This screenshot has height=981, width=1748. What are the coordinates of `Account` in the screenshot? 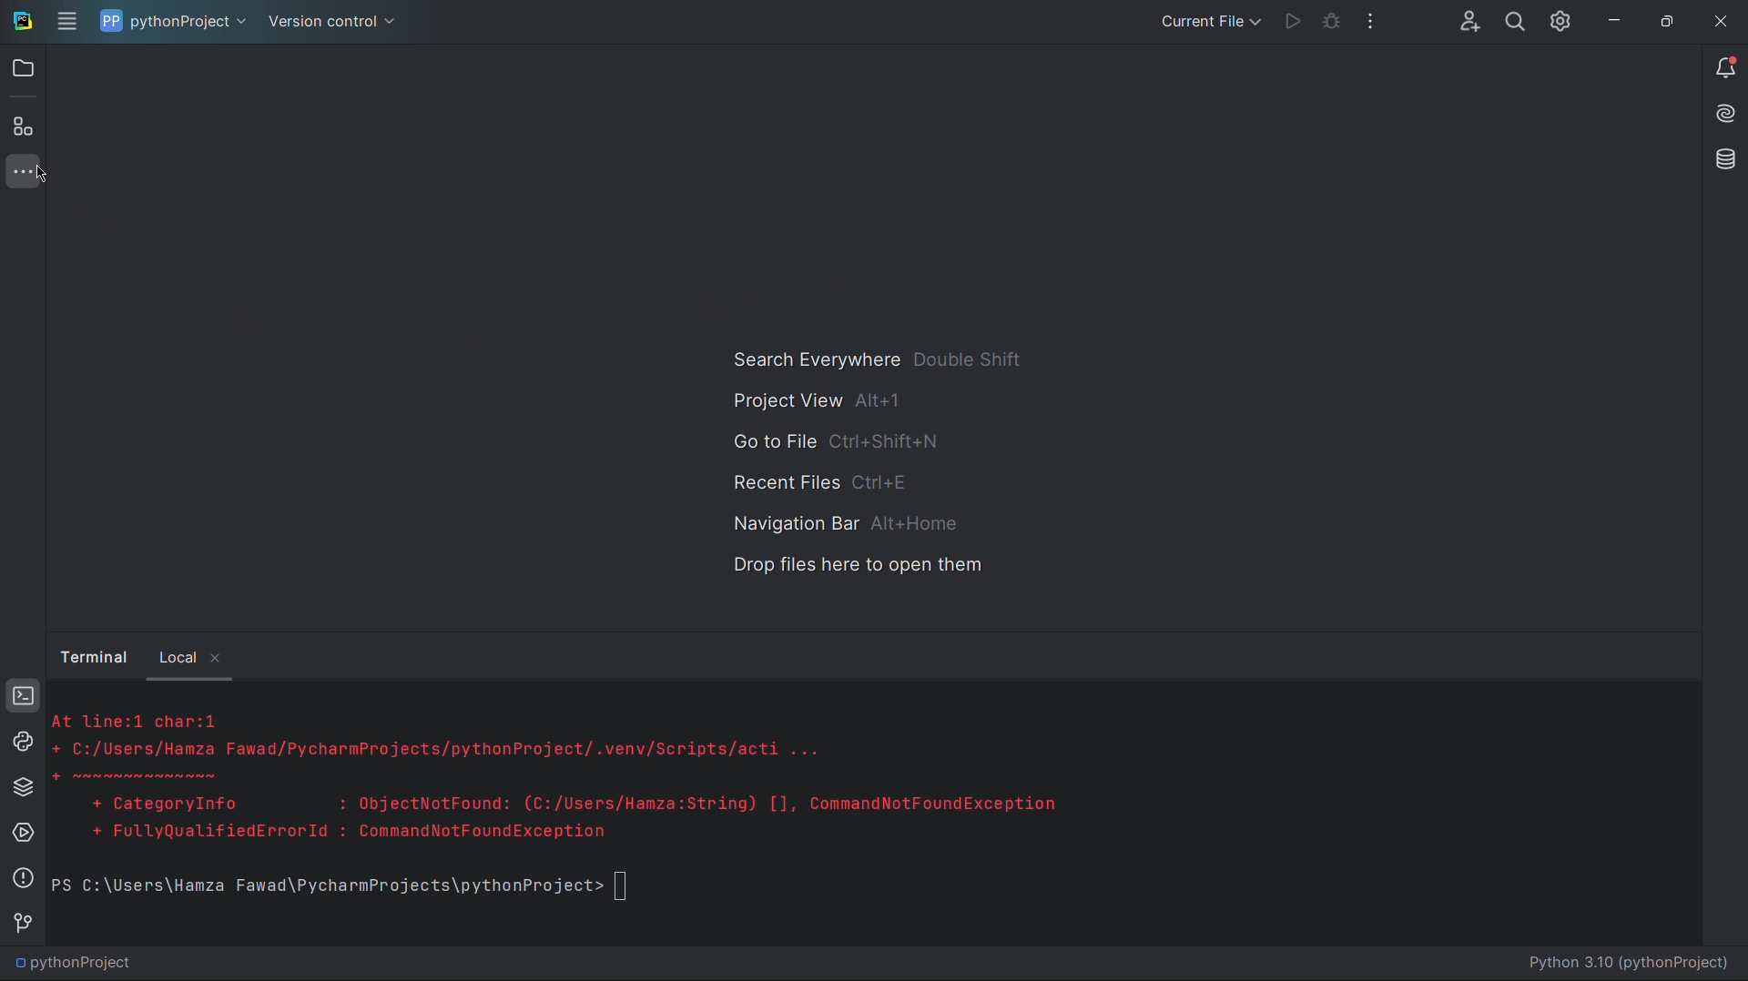 It's located at (1466, 23).